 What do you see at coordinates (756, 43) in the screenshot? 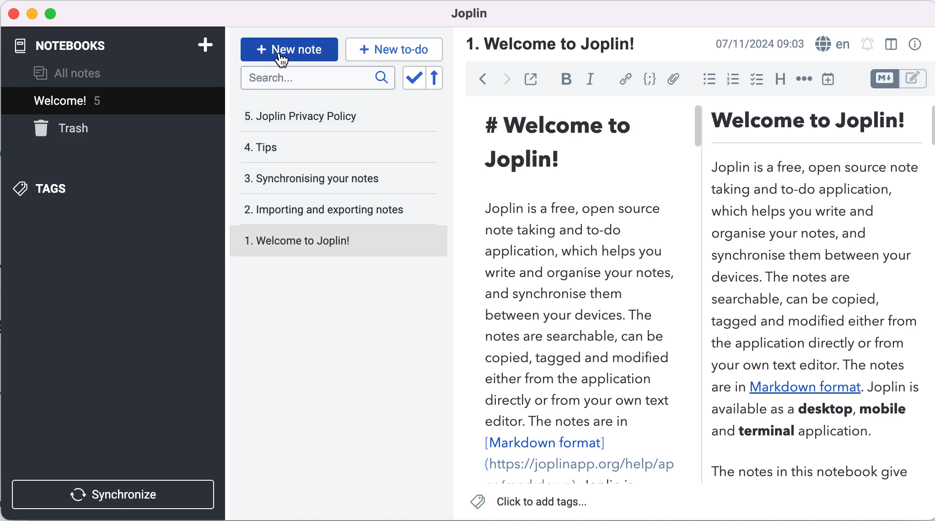
I see `07/11/2024 09:02` at bounding box center [756, 43].